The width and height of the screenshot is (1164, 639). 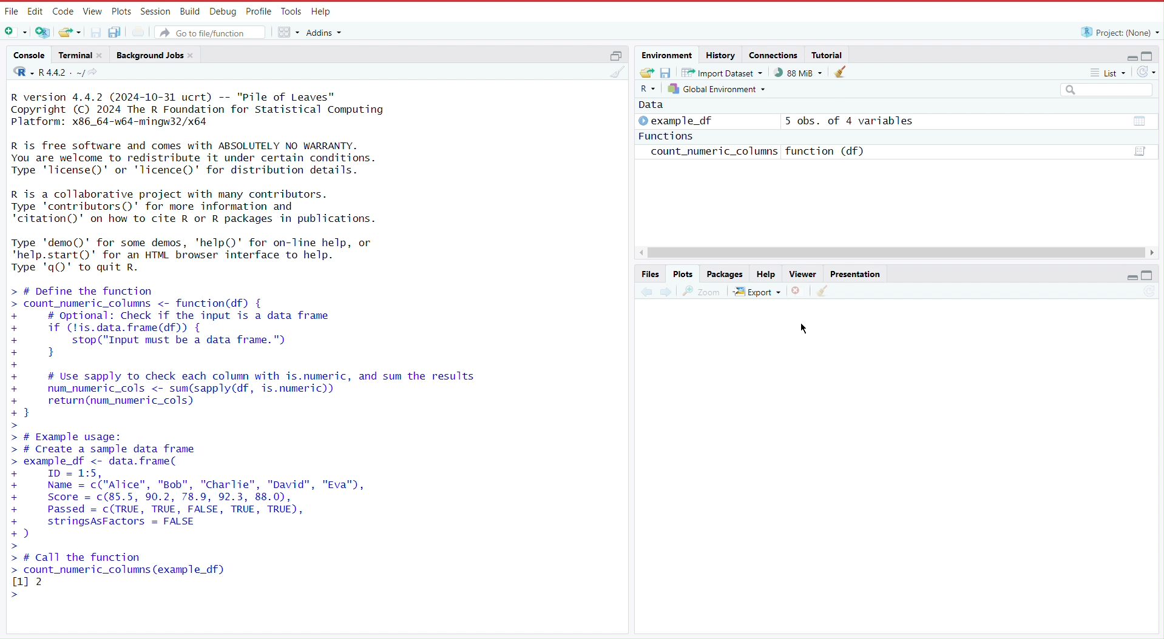 What do you see at coordinates (766, 274) in the screenshot?
I see `Help` at bounding box center [766, 274].